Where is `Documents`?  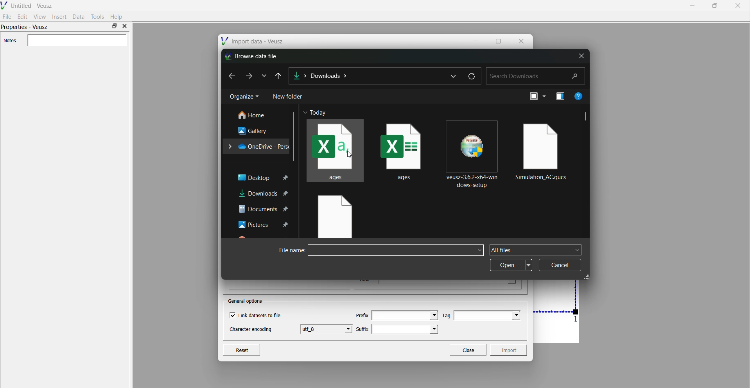
Documents is located at coordinates (264, 209).